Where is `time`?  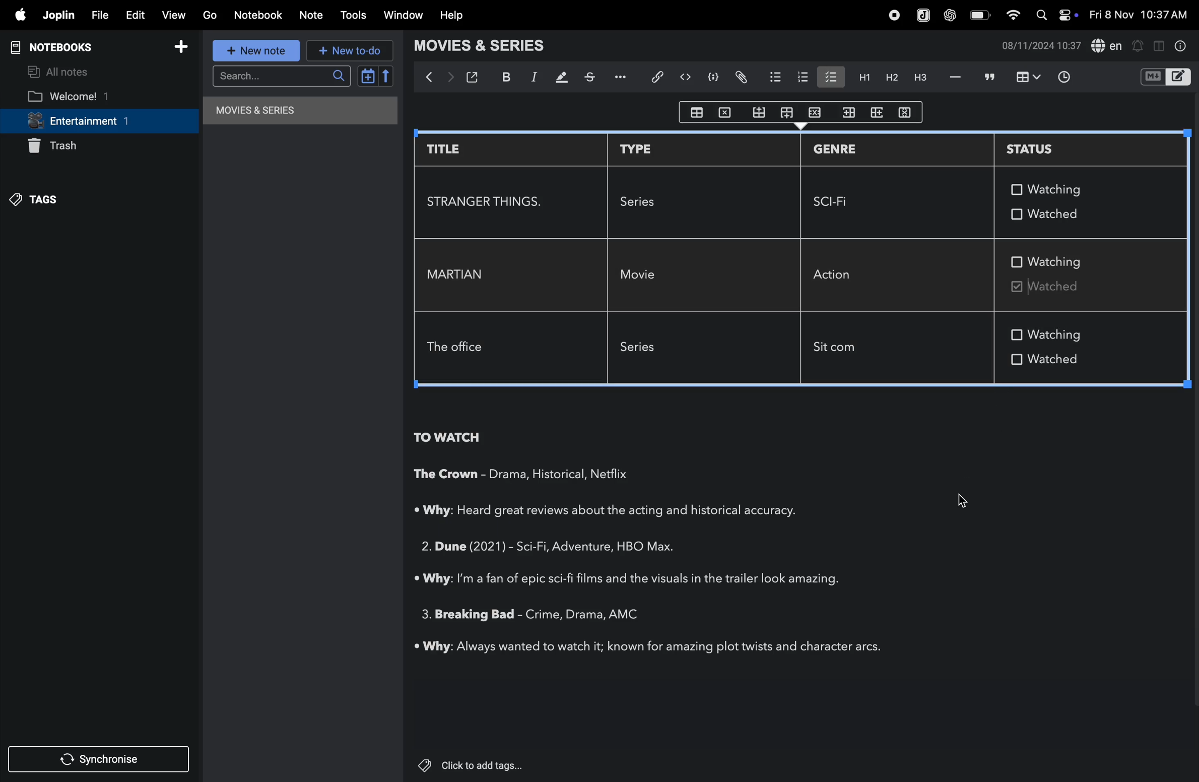 time is located at coordinates (1066, 77).